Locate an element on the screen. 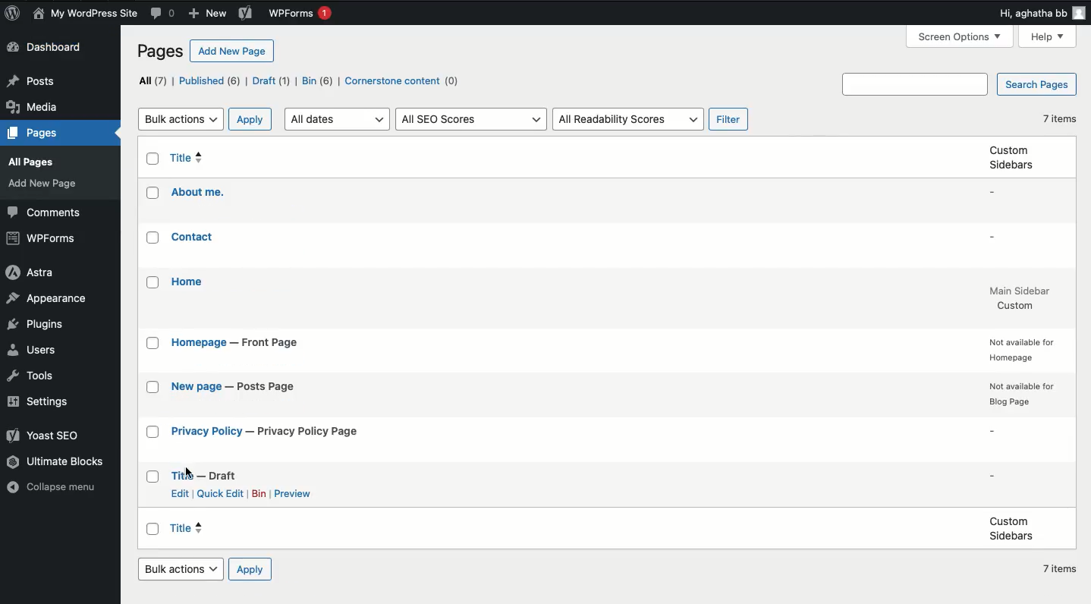 This screenshot has width=1091, height=604. All is located at coordinates (155, 80).